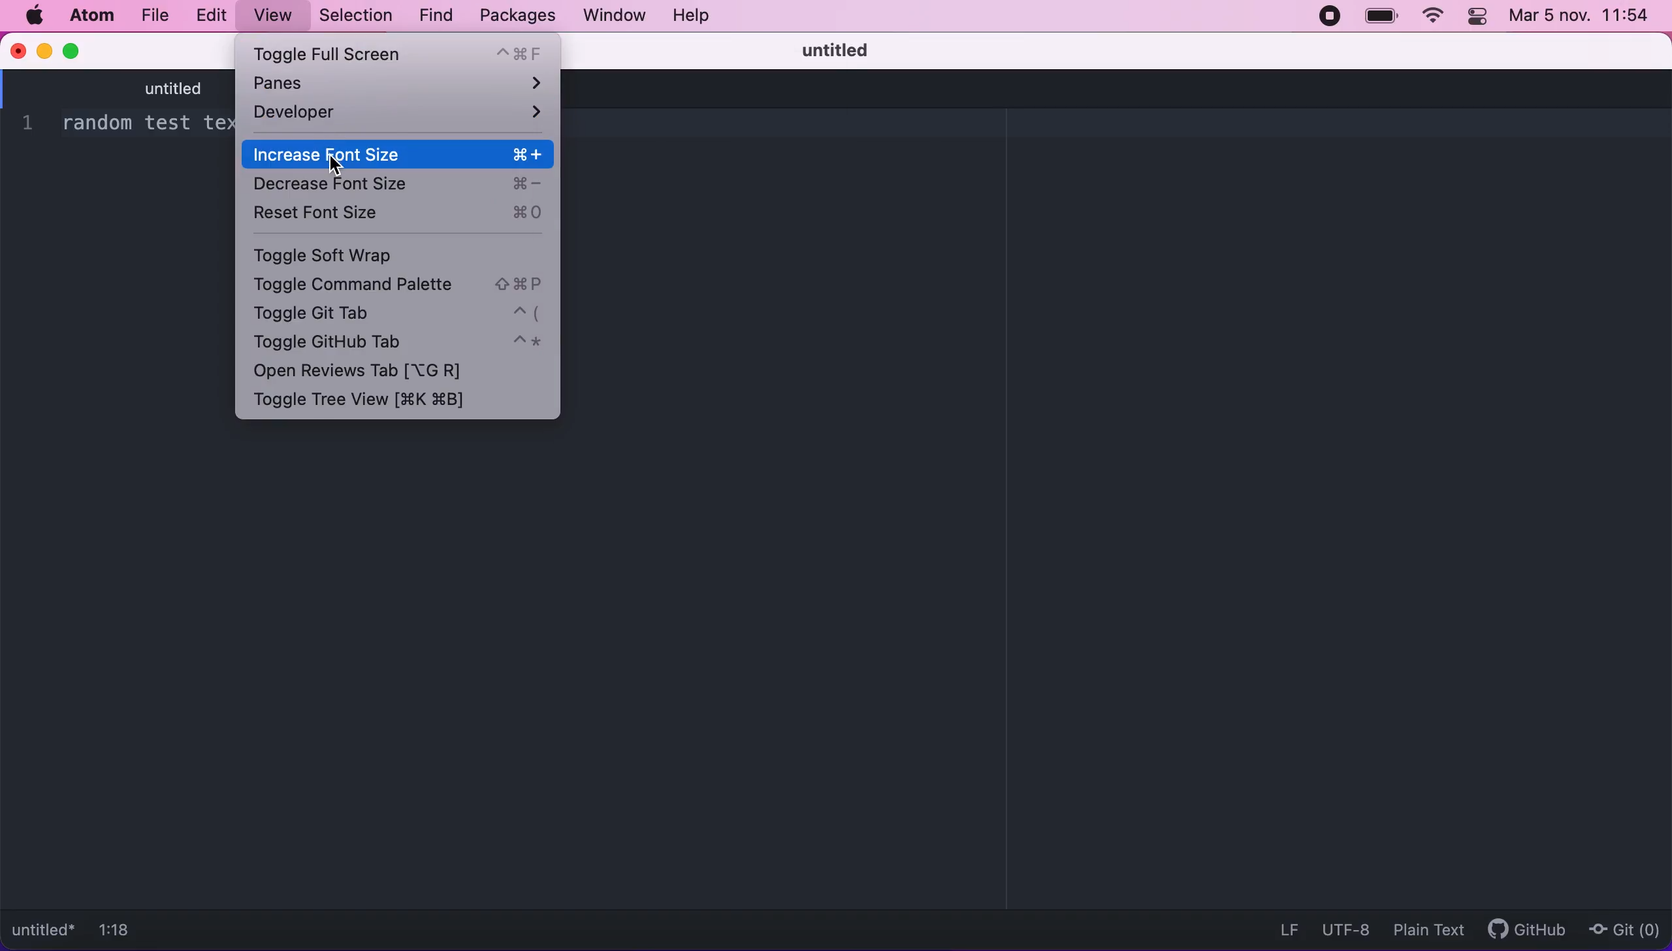  I want to click on recording stopped, so click(1334, 20).